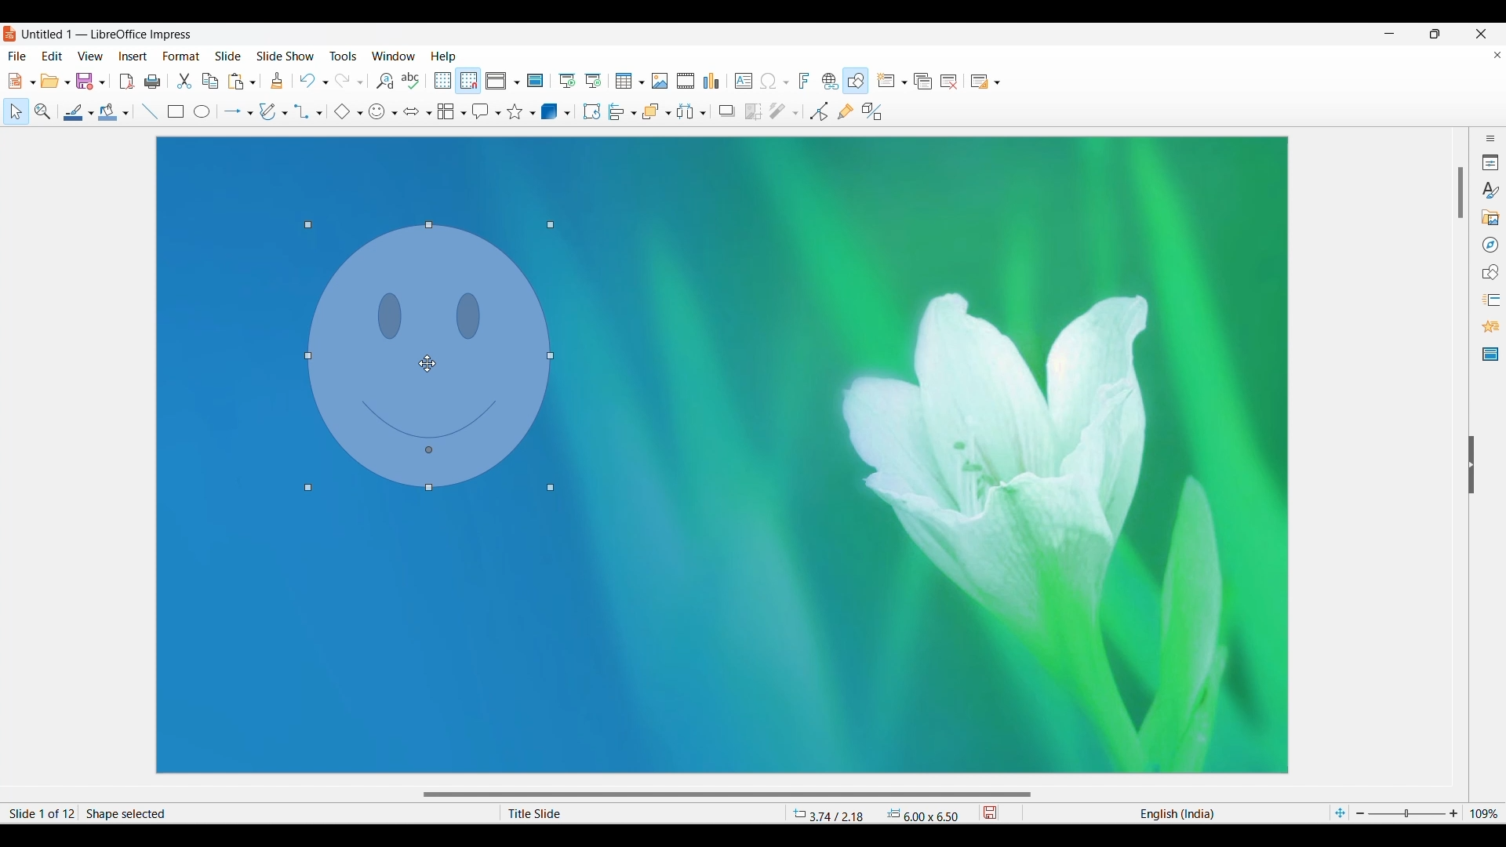 This screenshot has width=1506, height=847. What do you see at coordinates (253, 83) in the screenshot?
I see `Paste options` at bounding box center [253, 83].